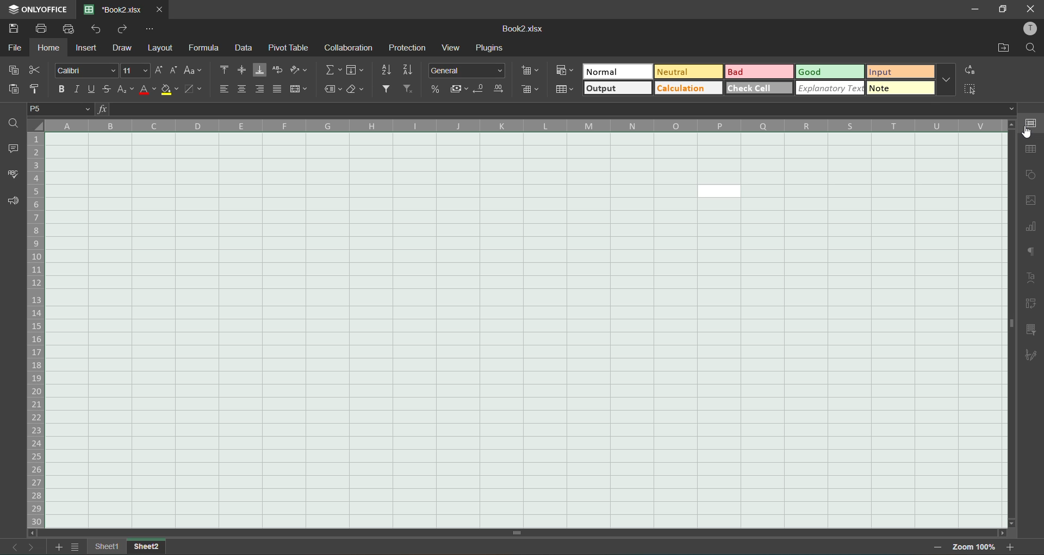 Image resolution: width=1044 pixels, height=555 pixels. Describe the element at coordinates (109, 87) in the screenshot. I see `strikethrough` at that location.